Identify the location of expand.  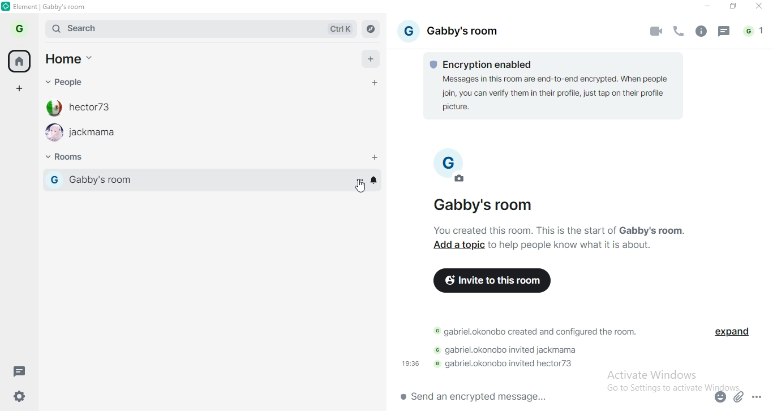
(731, 332).